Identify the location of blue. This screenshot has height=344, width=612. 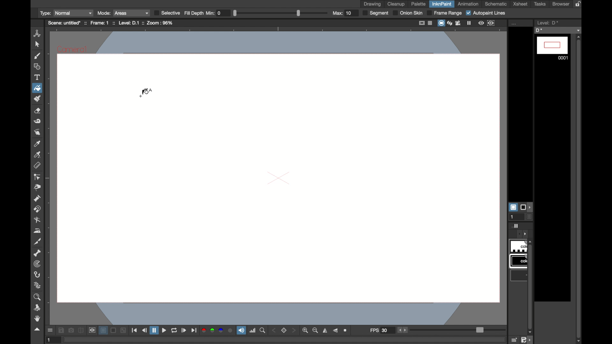
(221, 331).